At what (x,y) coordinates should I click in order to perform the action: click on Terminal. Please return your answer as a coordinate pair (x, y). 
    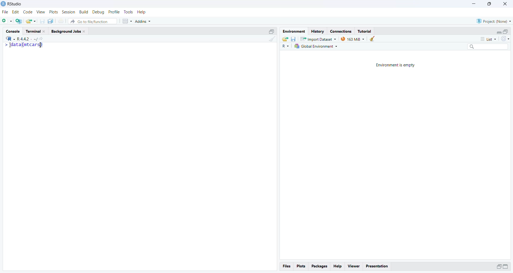
    Looking at the image, I should click on (33, 31).